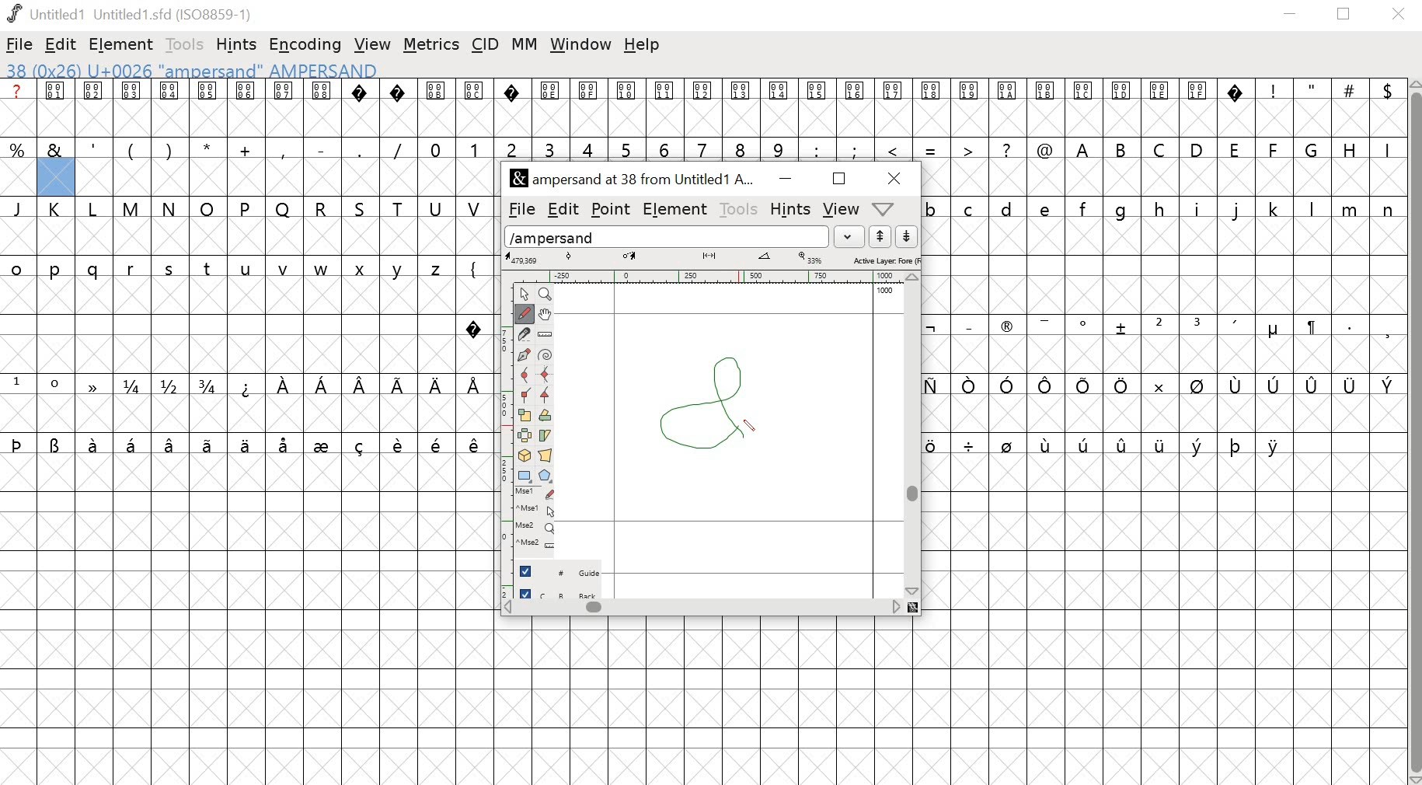 This screenshot has width=1422, height=785. What do you see at coordinates (753, 424) in the screenshot?
I see `pen after drawing glyphy` at bounding box center [753, 424].